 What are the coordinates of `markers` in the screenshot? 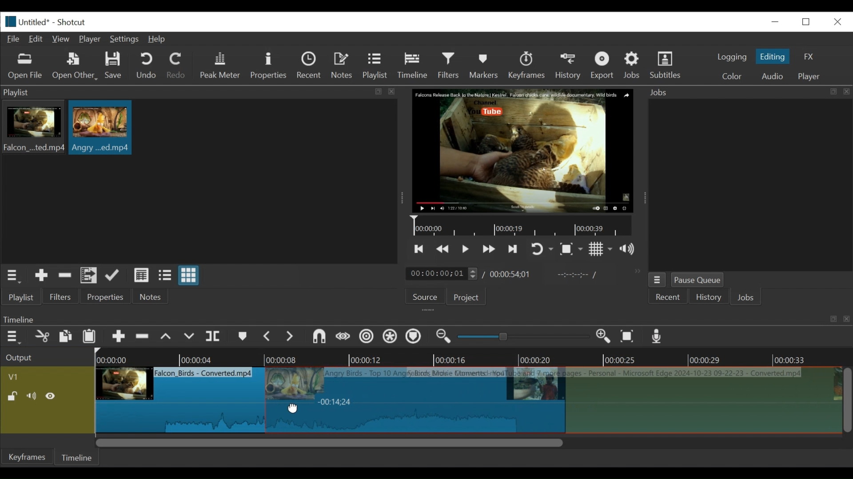 It's located at (242, 338).